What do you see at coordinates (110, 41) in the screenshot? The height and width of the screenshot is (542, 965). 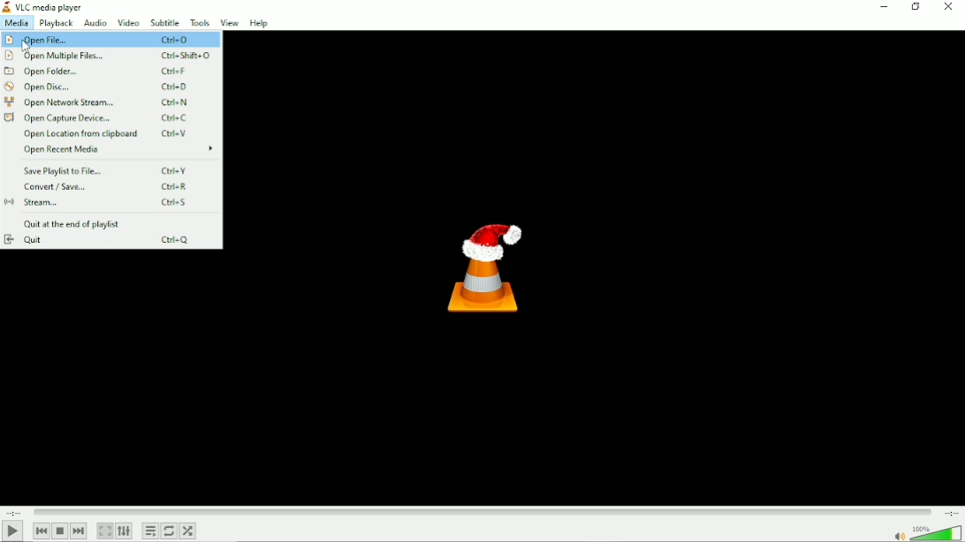 I see `Open file` at bounding box center [110, 41].